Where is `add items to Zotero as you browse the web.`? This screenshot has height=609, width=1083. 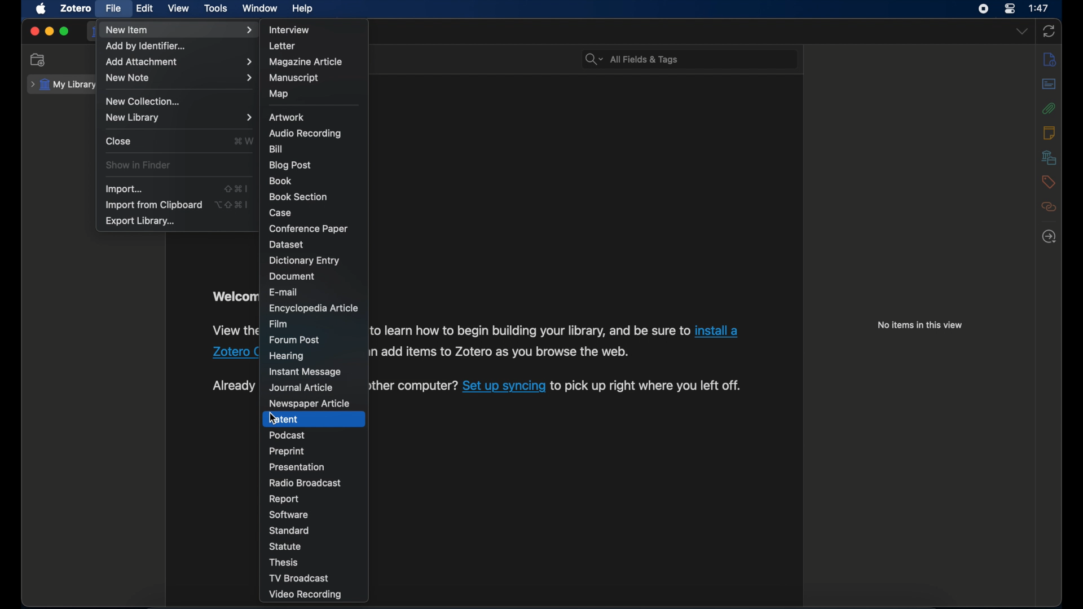
add items to Zotero as you browse the web. is located at coordinates (501, 353).